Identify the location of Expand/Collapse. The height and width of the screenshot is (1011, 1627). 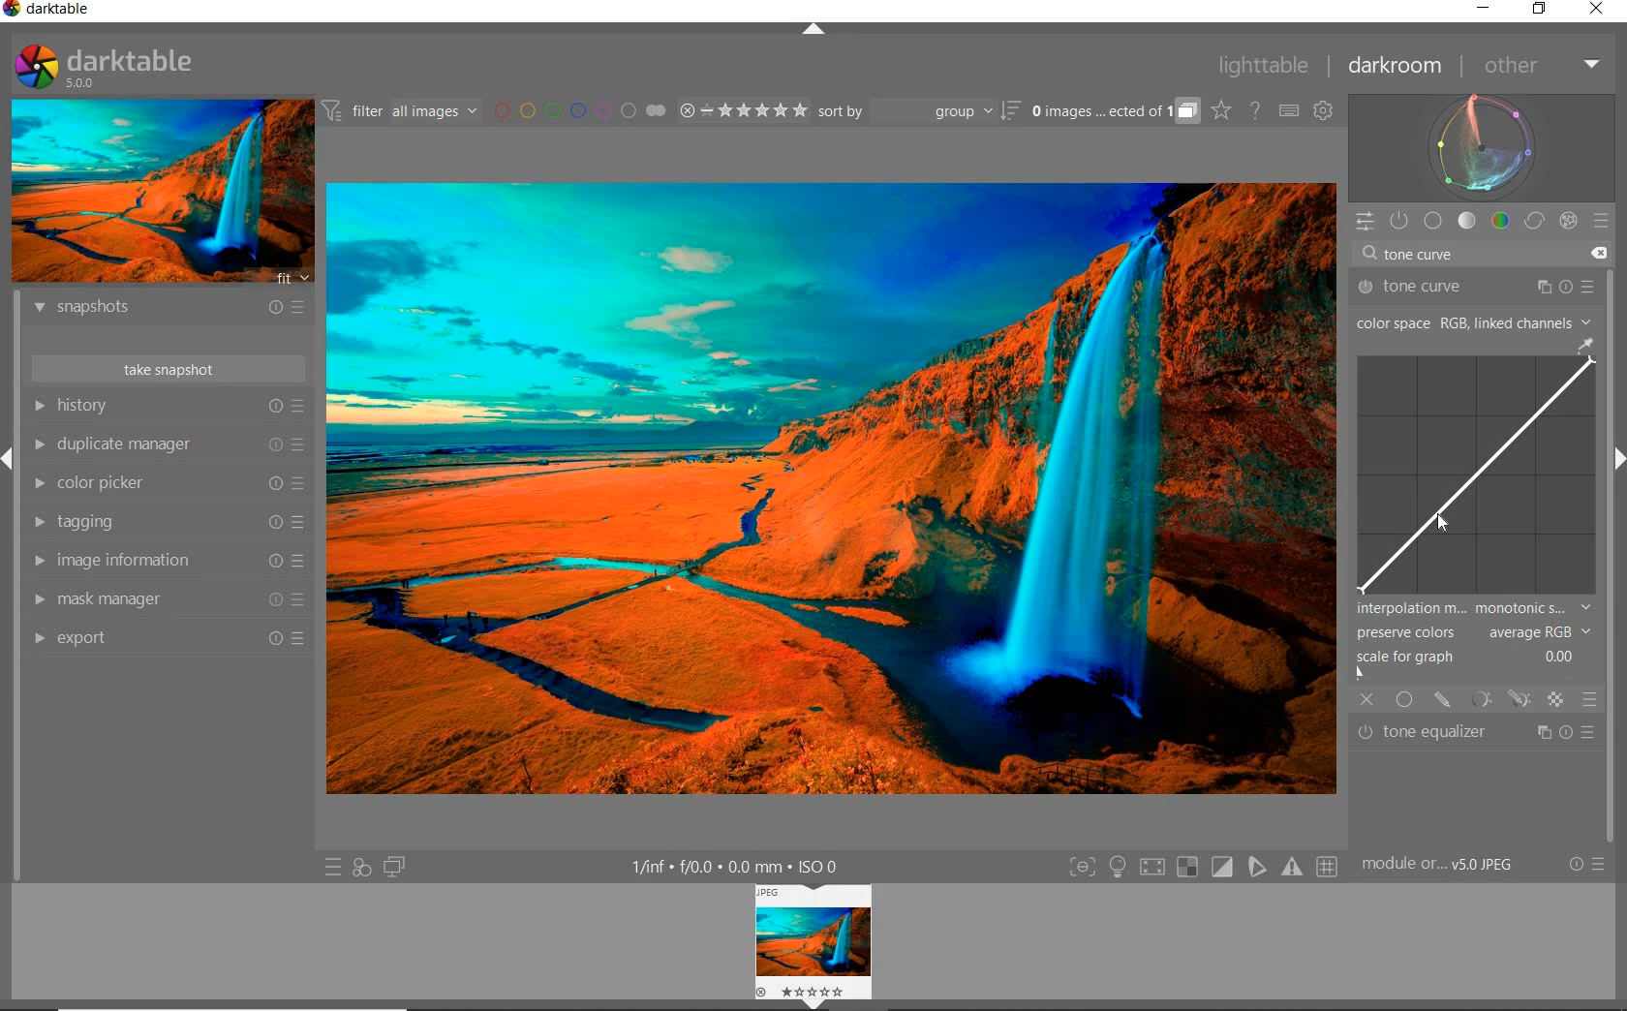
(1617, 462).